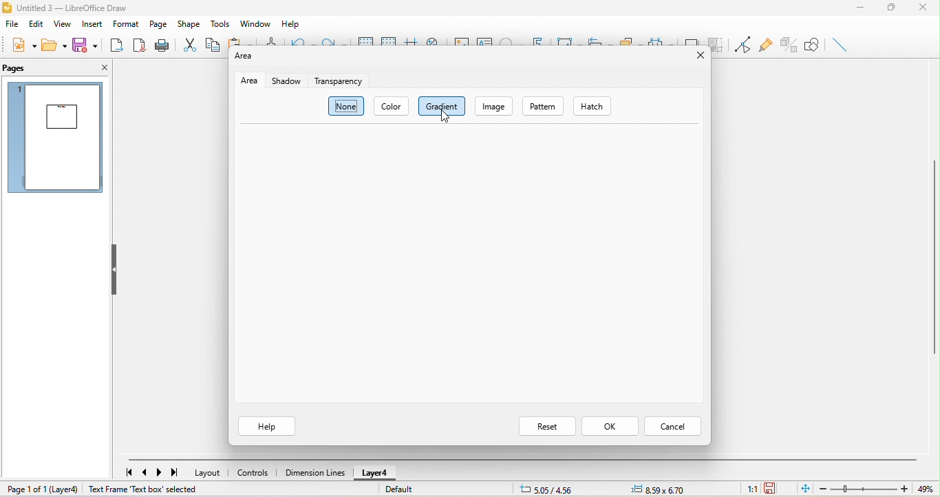 Image resolution: width=940 pixels, height=497 pixels. What do you see at coordinates (417, 491) in the screenshot?
I see `default` at bounding box center [417, 491].